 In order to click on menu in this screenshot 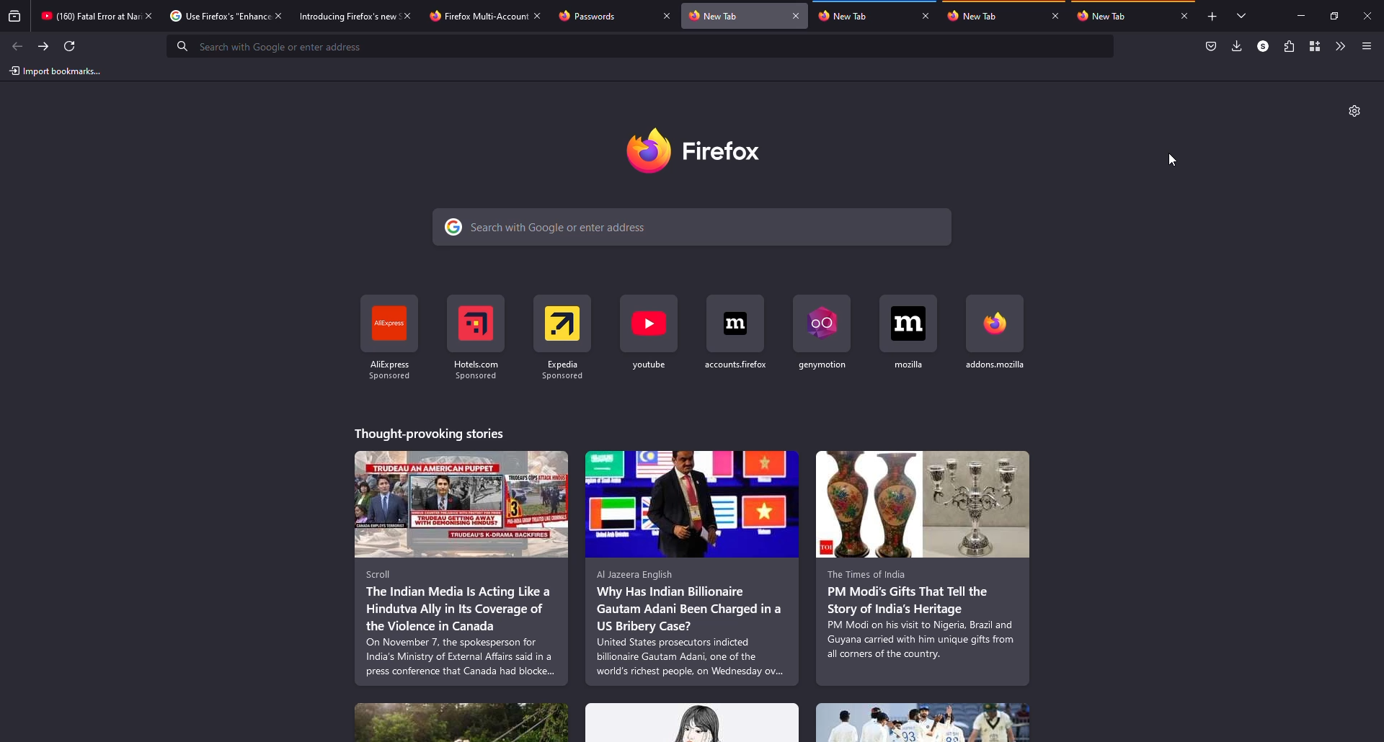, I will do `click(1366, 45)`.